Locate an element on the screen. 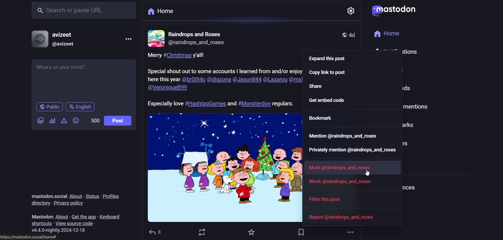 This screenshot has height=240, width=503. about is located at coordinates (61, 214).